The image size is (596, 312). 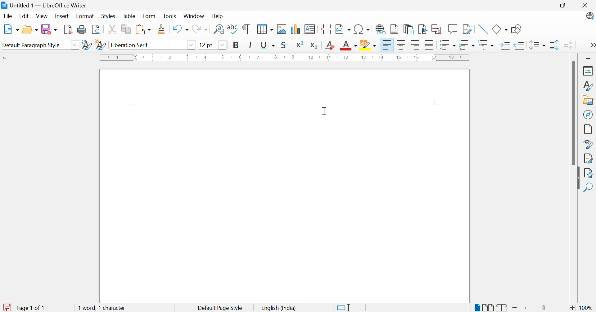 What do you see at coordinates (251, 46) in the screenshot?
I see `Italic` at bounding box center [251, 46].